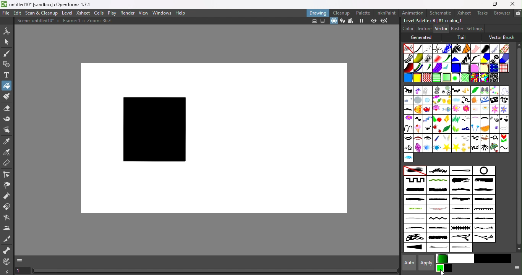  What do you see at coordinates (8, 207) in the screenshot?
I see `Magnet tool` at bounding box center [8, 207].